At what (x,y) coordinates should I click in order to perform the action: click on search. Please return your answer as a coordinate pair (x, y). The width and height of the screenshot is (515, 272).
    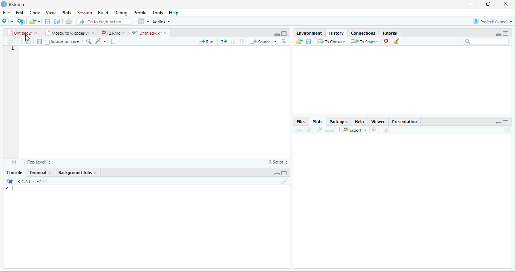
    Looking at the image, I should click on (89, 41).